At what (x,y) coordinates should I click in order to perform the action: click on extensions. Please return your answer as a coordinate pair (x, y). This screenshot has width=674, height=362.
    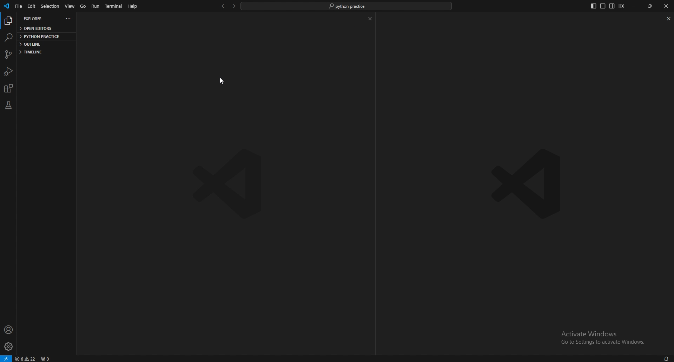
    Looking at the image, I should click on (10, 88).